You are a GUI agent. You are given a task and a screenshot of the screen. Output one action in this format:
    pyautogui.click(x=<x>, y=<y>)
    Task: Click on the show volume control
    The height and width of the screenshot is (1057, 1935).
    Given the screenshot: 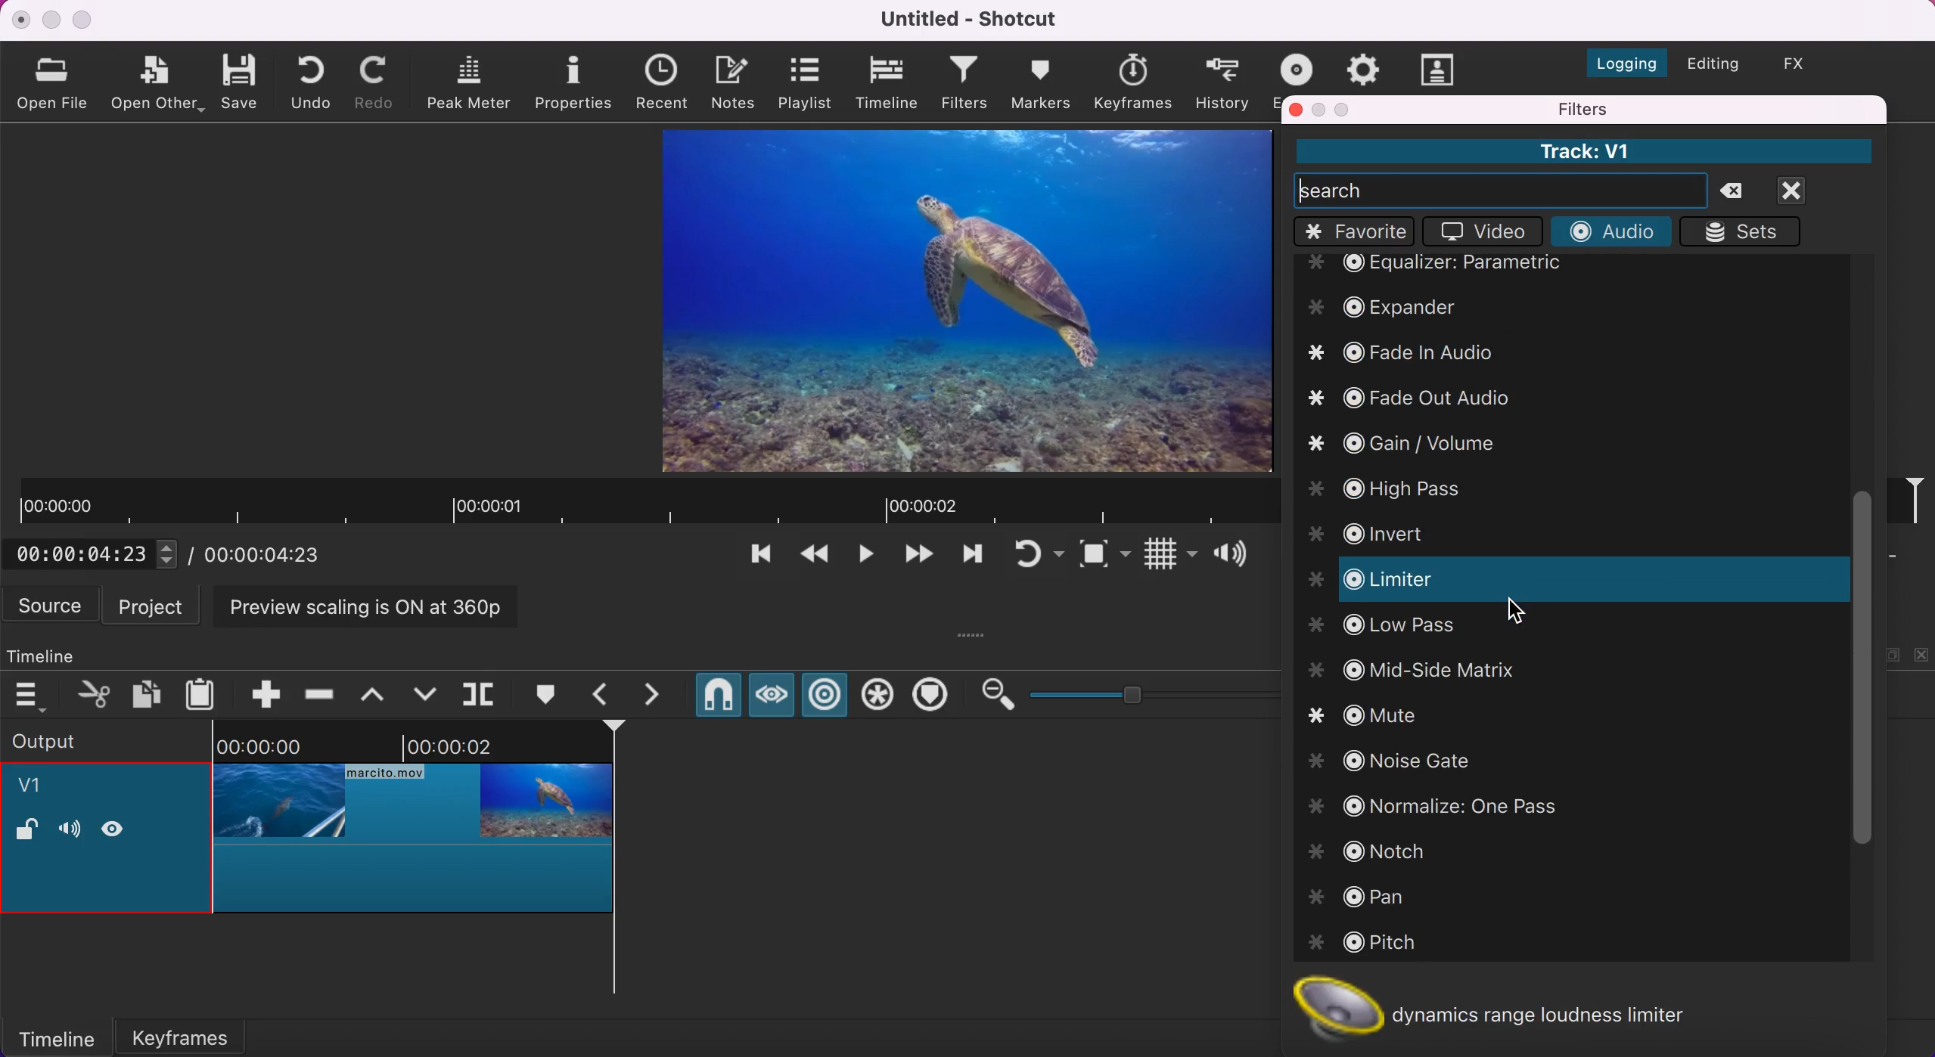 What is the action you would take?
    pyautogui.click(x=1236, y=556)
    